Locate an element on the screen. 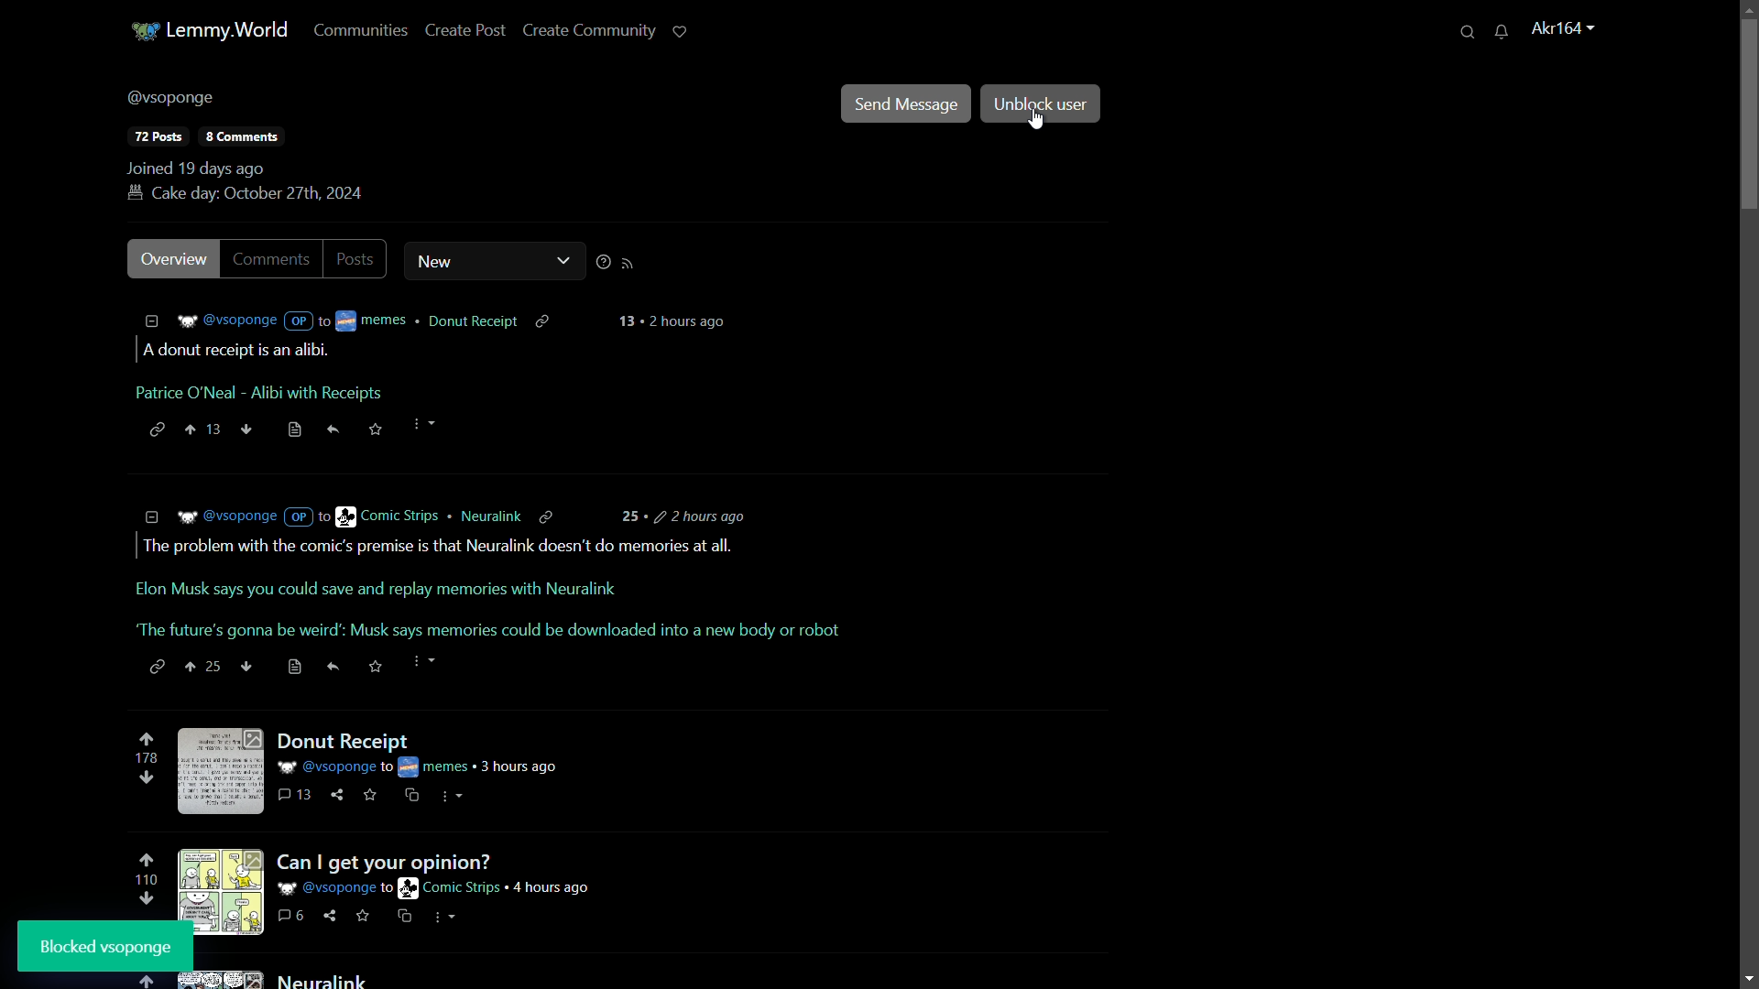 The width and height of the screenshot is (1759, 989). details is located at coordinates (333, 516).